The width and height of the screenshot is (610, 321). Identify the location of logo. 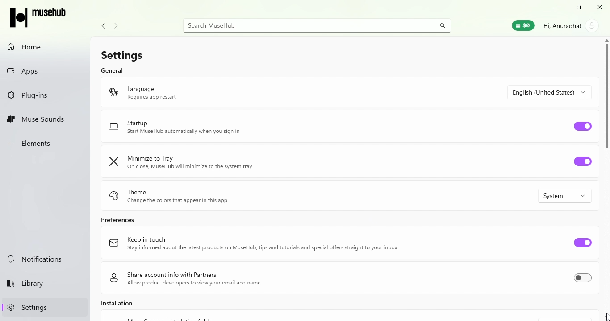
(112, 196).